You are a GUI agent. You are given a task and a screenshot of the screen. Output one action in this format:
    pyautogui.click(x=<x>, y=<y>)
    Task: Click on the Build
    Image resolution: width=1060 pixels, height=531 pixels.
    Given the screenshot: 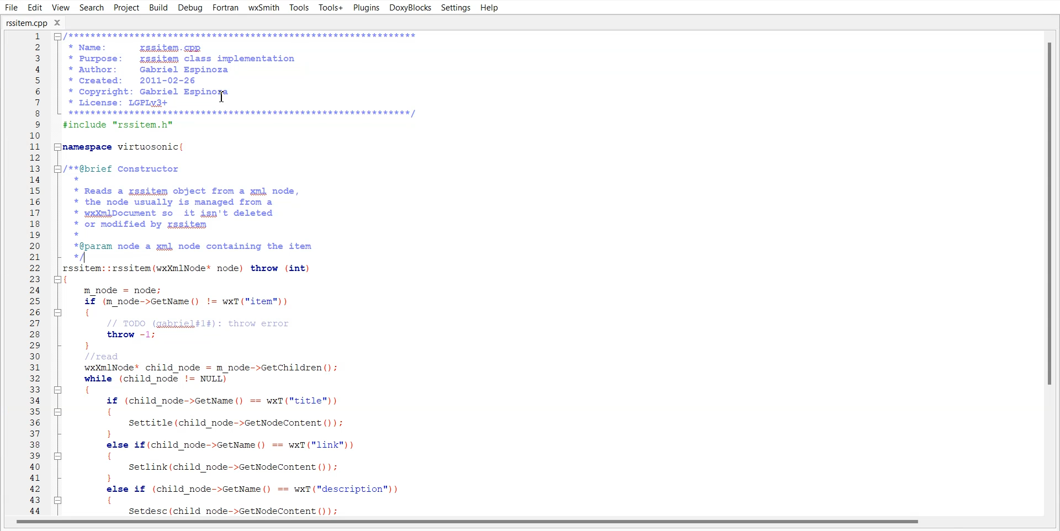 What is the action you would take?
    pyautogui.click(x=158, y=7)
    